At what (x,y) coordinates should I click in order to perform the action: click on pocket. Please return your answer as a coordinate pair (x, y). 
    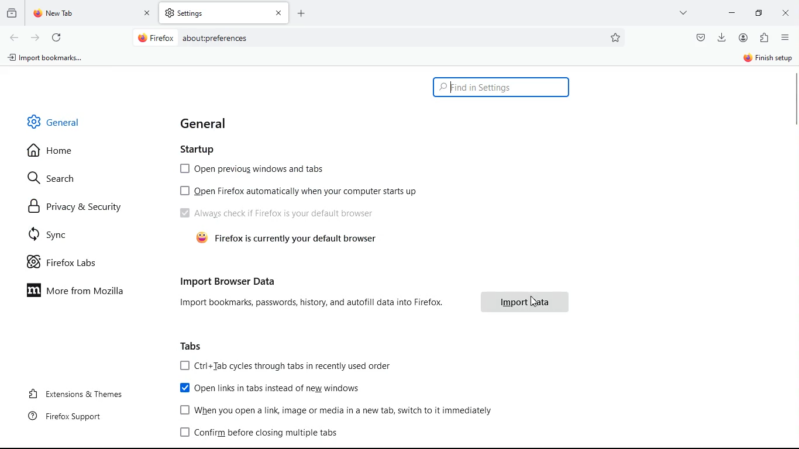
    Looking at the image, I should click on (700, 38).